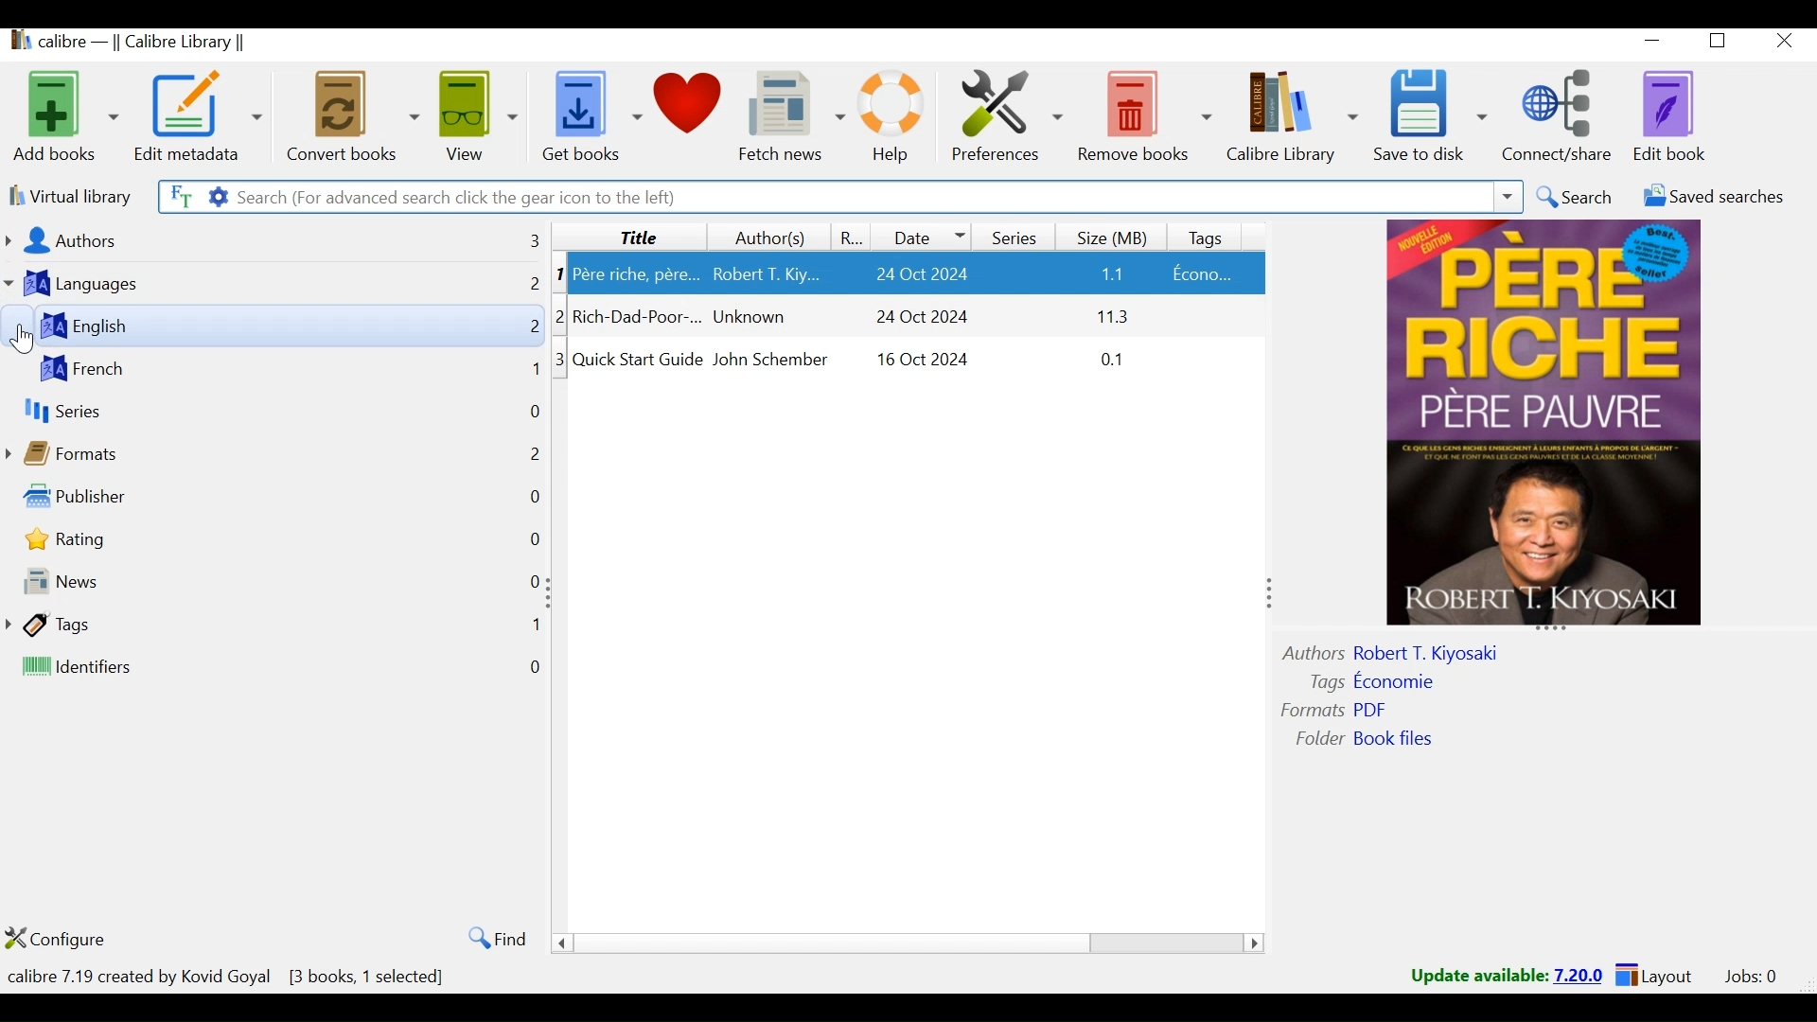 This screenshot has width=1817, height=1022. What do you see at coordinates (158, 585) in the screenshot?
I see `News` at bounding box center [158, 585].